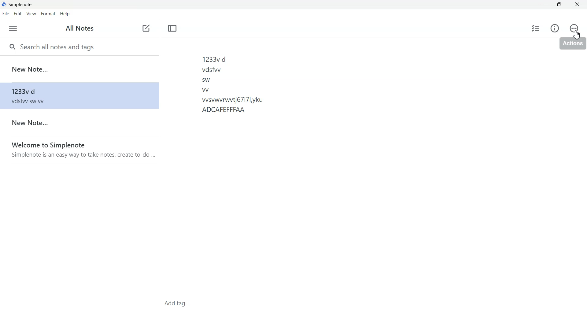 The width and height of the screenshot is (587, 312). Describe the element at coordinates (79, 46) in the screenshot. I see `Search all notes and tags` at that location.